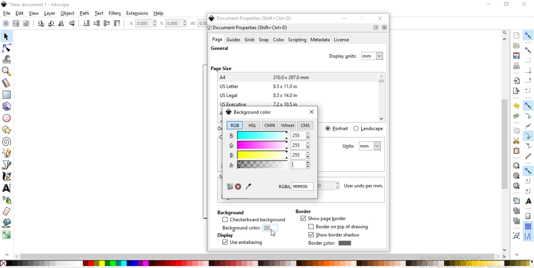  I want to click on zoom to fit drawing, so click(516, 176).